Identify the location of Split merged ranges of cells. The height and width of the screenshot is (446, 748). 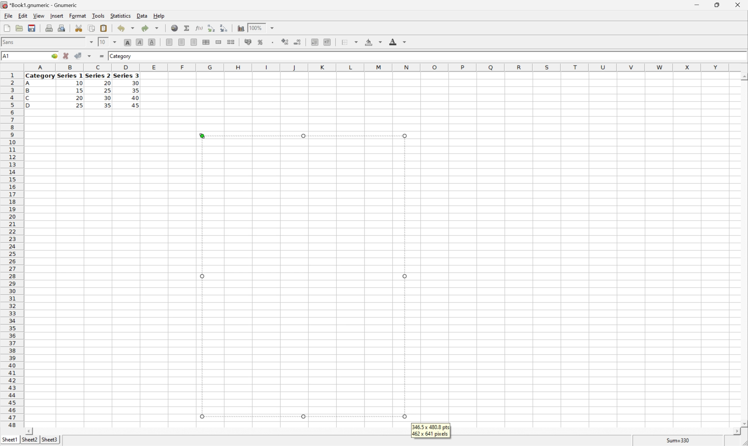
(231, 43).